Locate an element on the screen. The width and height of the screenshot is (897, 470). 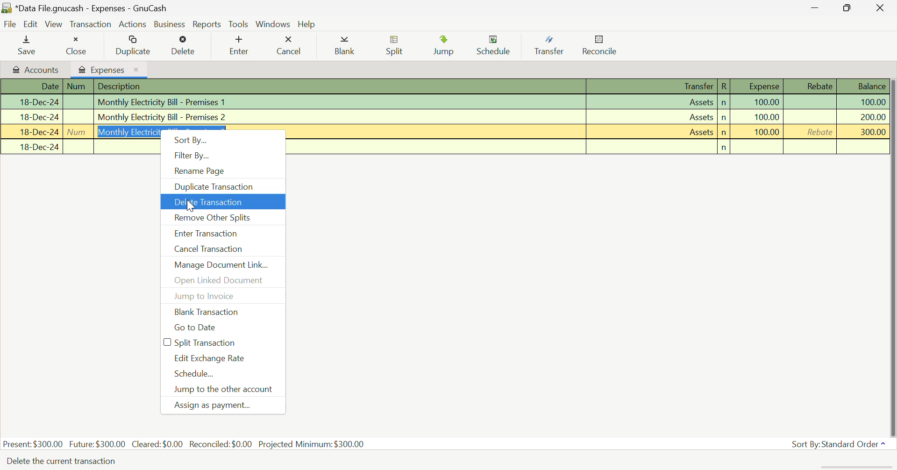
Enter Transaction is located at coordinates (222, 234).